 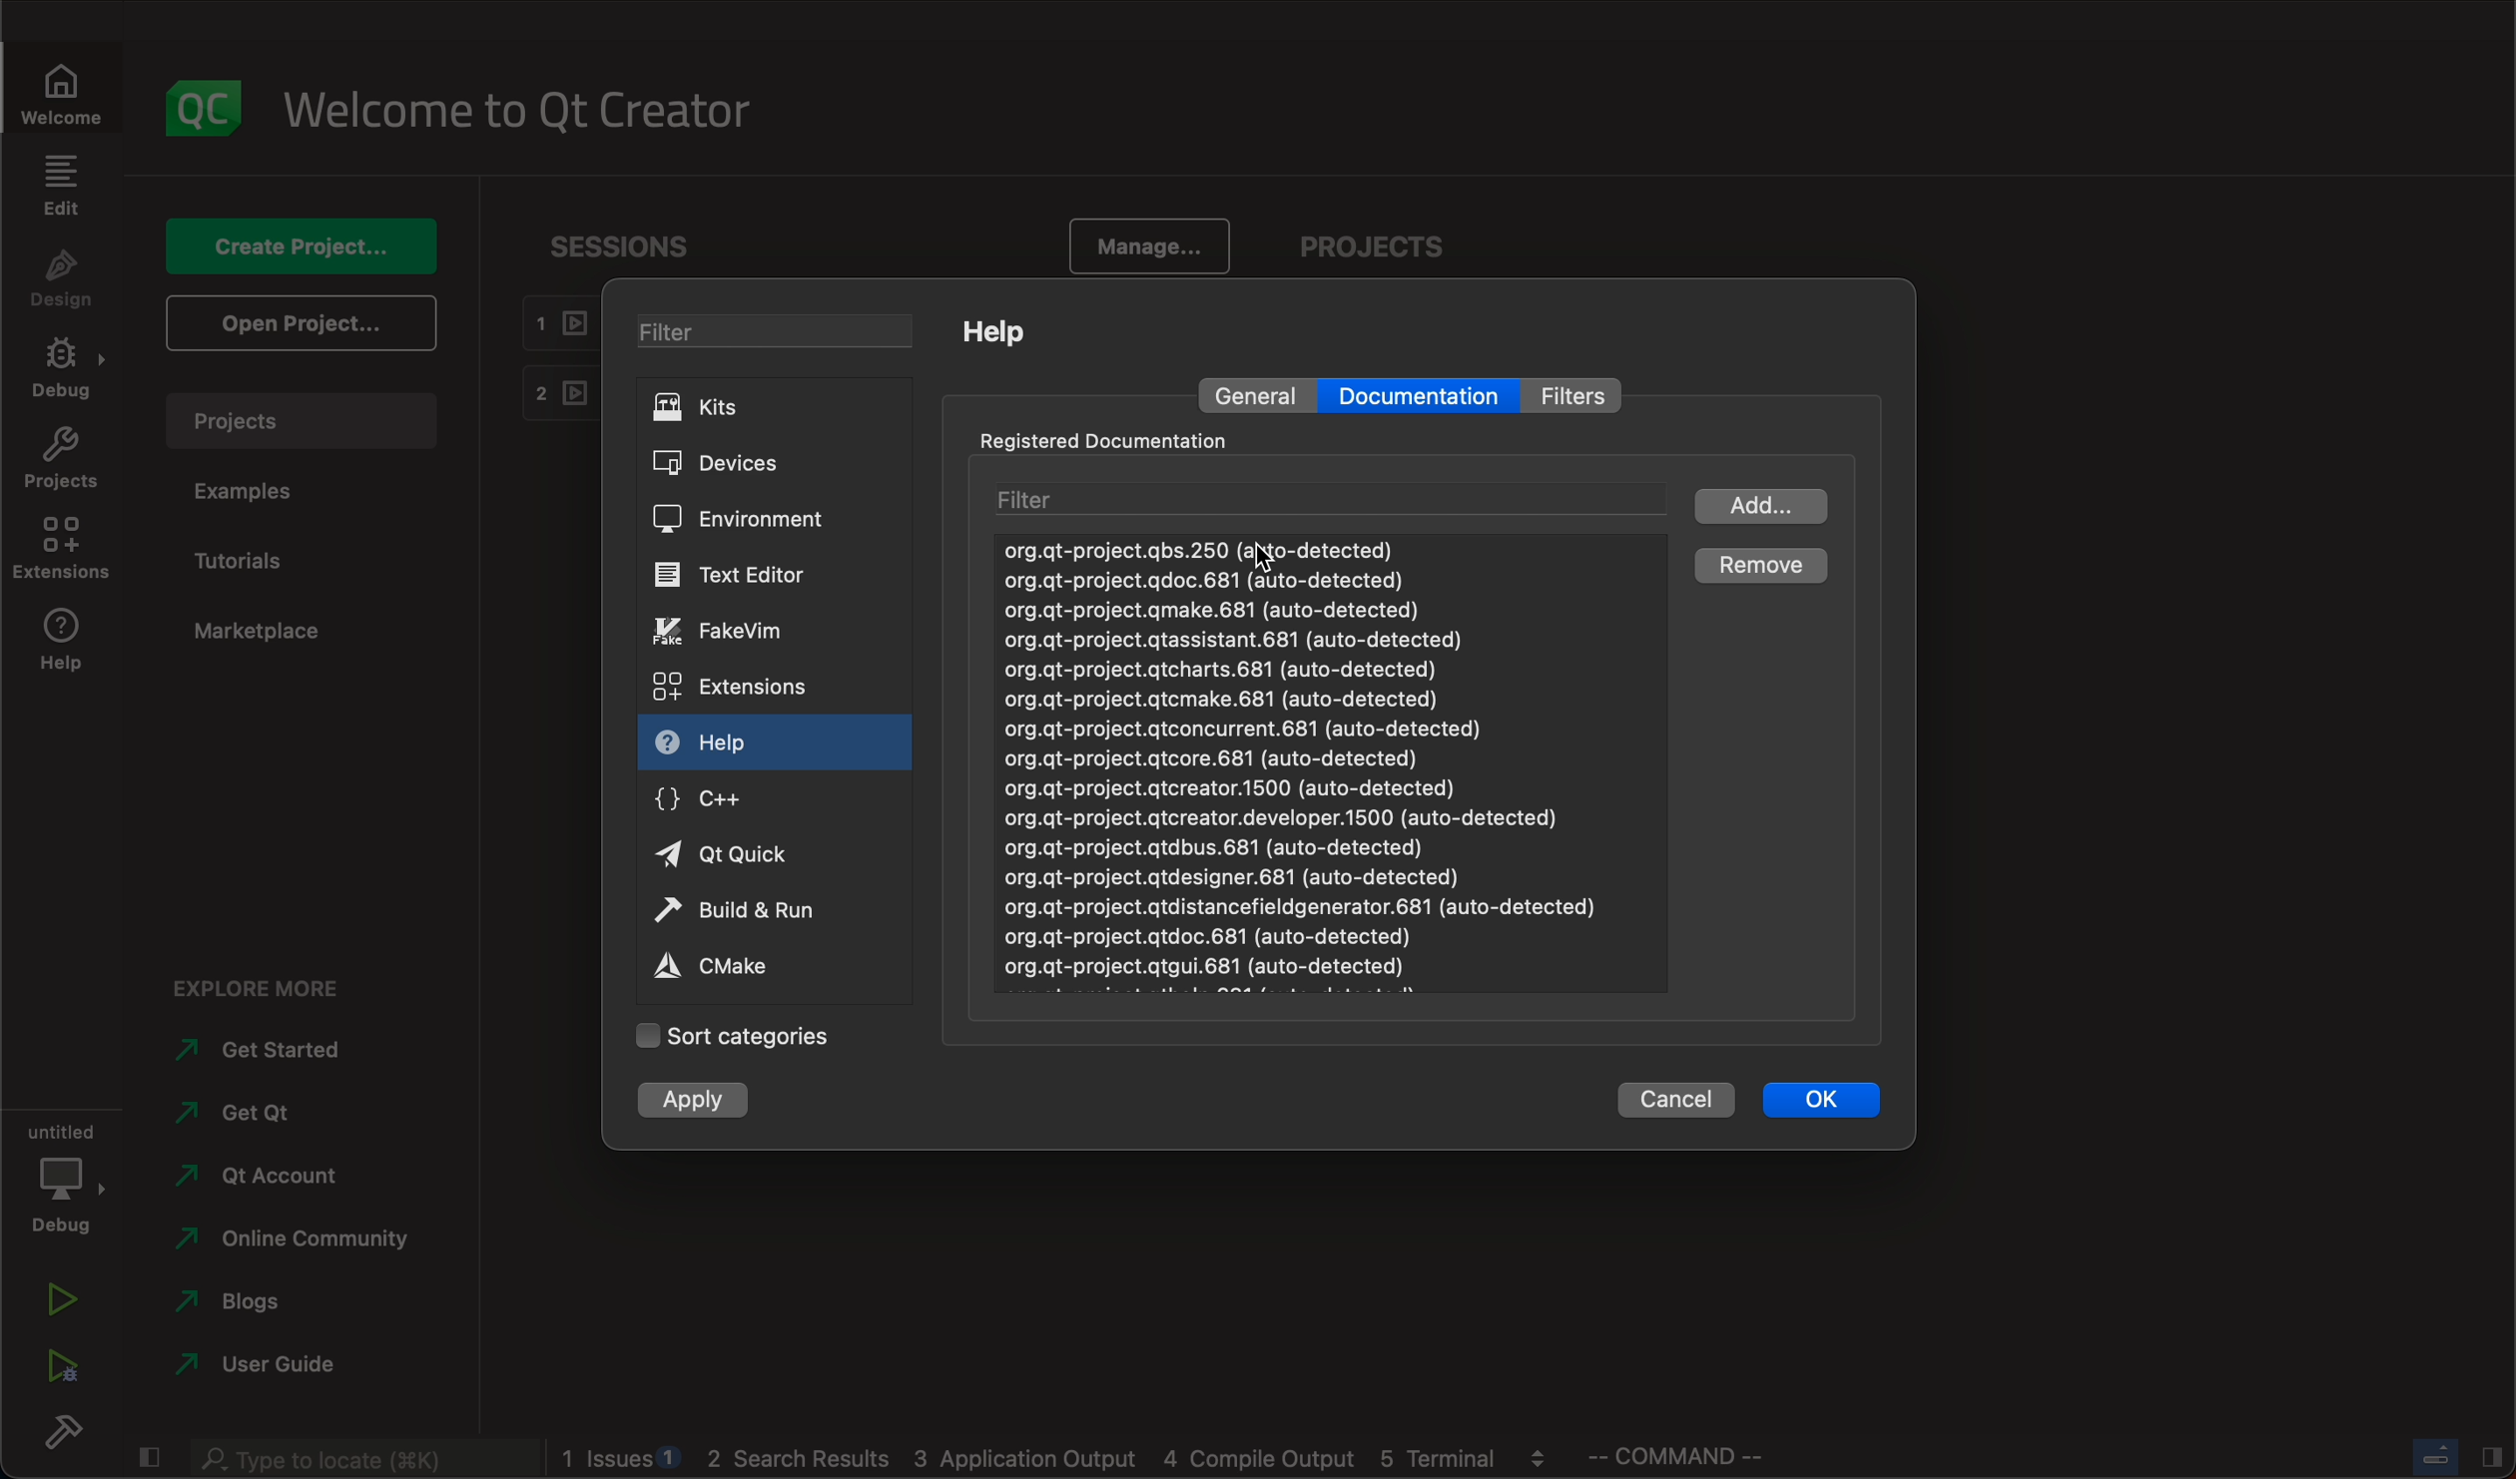 What do you see at coordinates (265, 1179) in the screenshot?
I see `account` at bounding box center [265, 1179].